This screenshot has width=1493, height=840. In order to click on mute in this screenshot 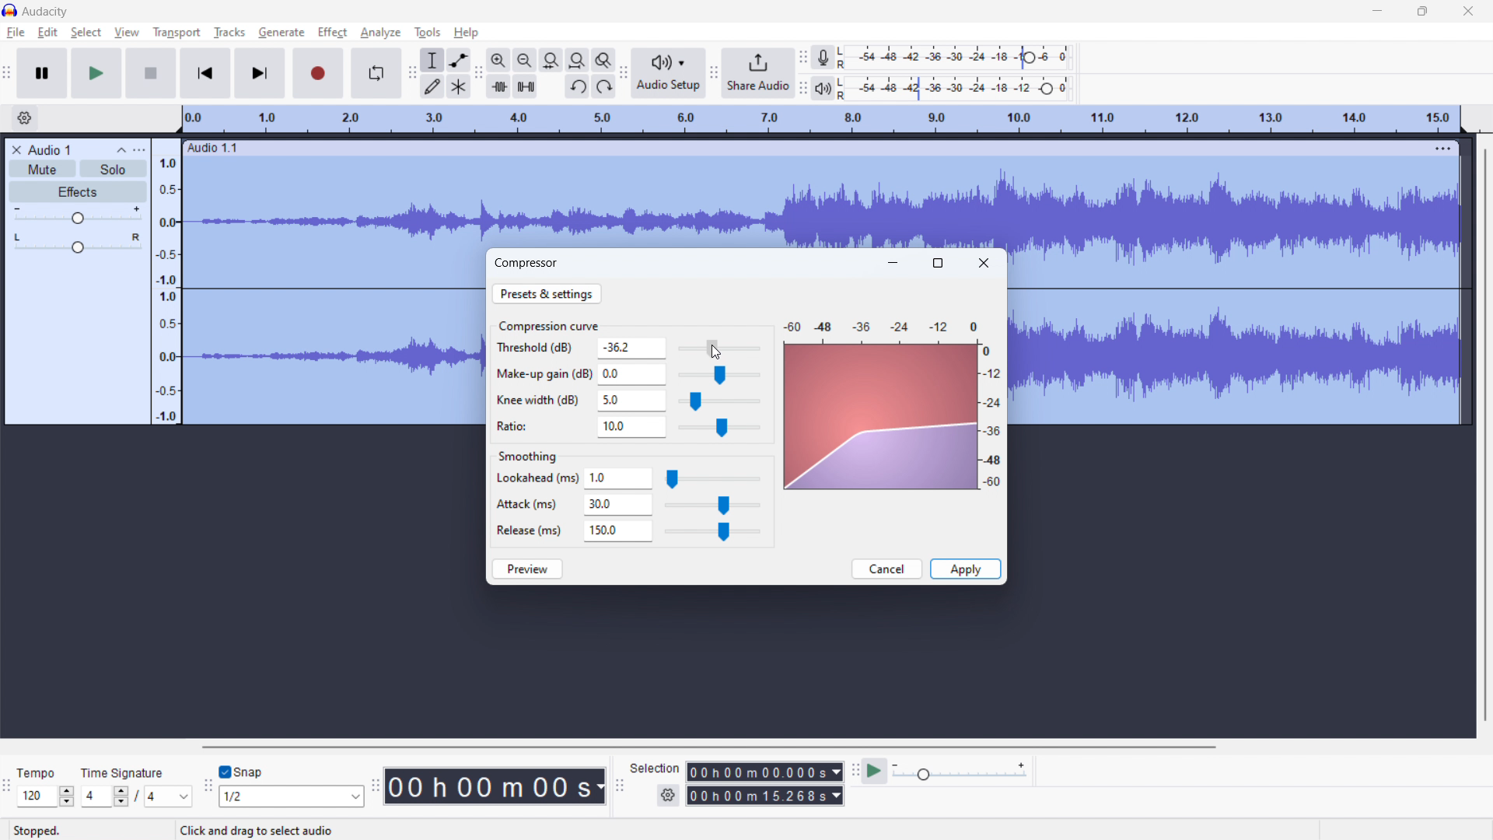, I will do `click(43, 169)`.